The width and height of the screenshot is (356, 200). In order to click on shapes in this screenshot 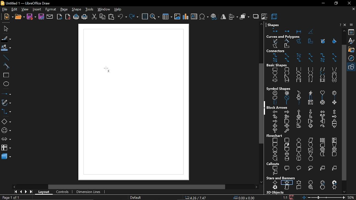, I will do `click(303, 31)`.